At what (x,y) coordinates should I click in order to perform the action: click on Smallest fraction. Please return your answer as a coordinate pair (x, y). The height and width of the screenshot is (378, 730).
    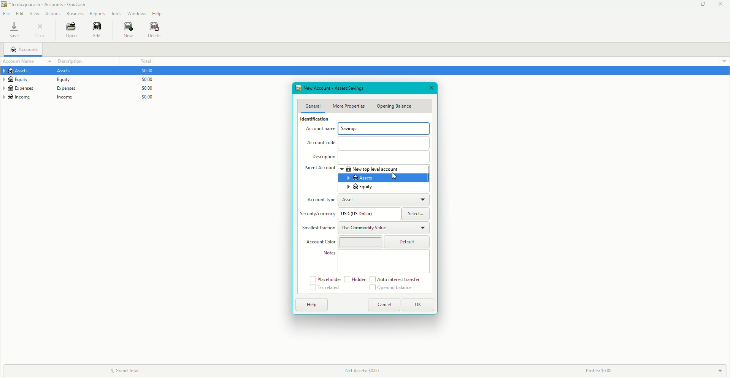
    Looking at the image, I should click on (317, 228).